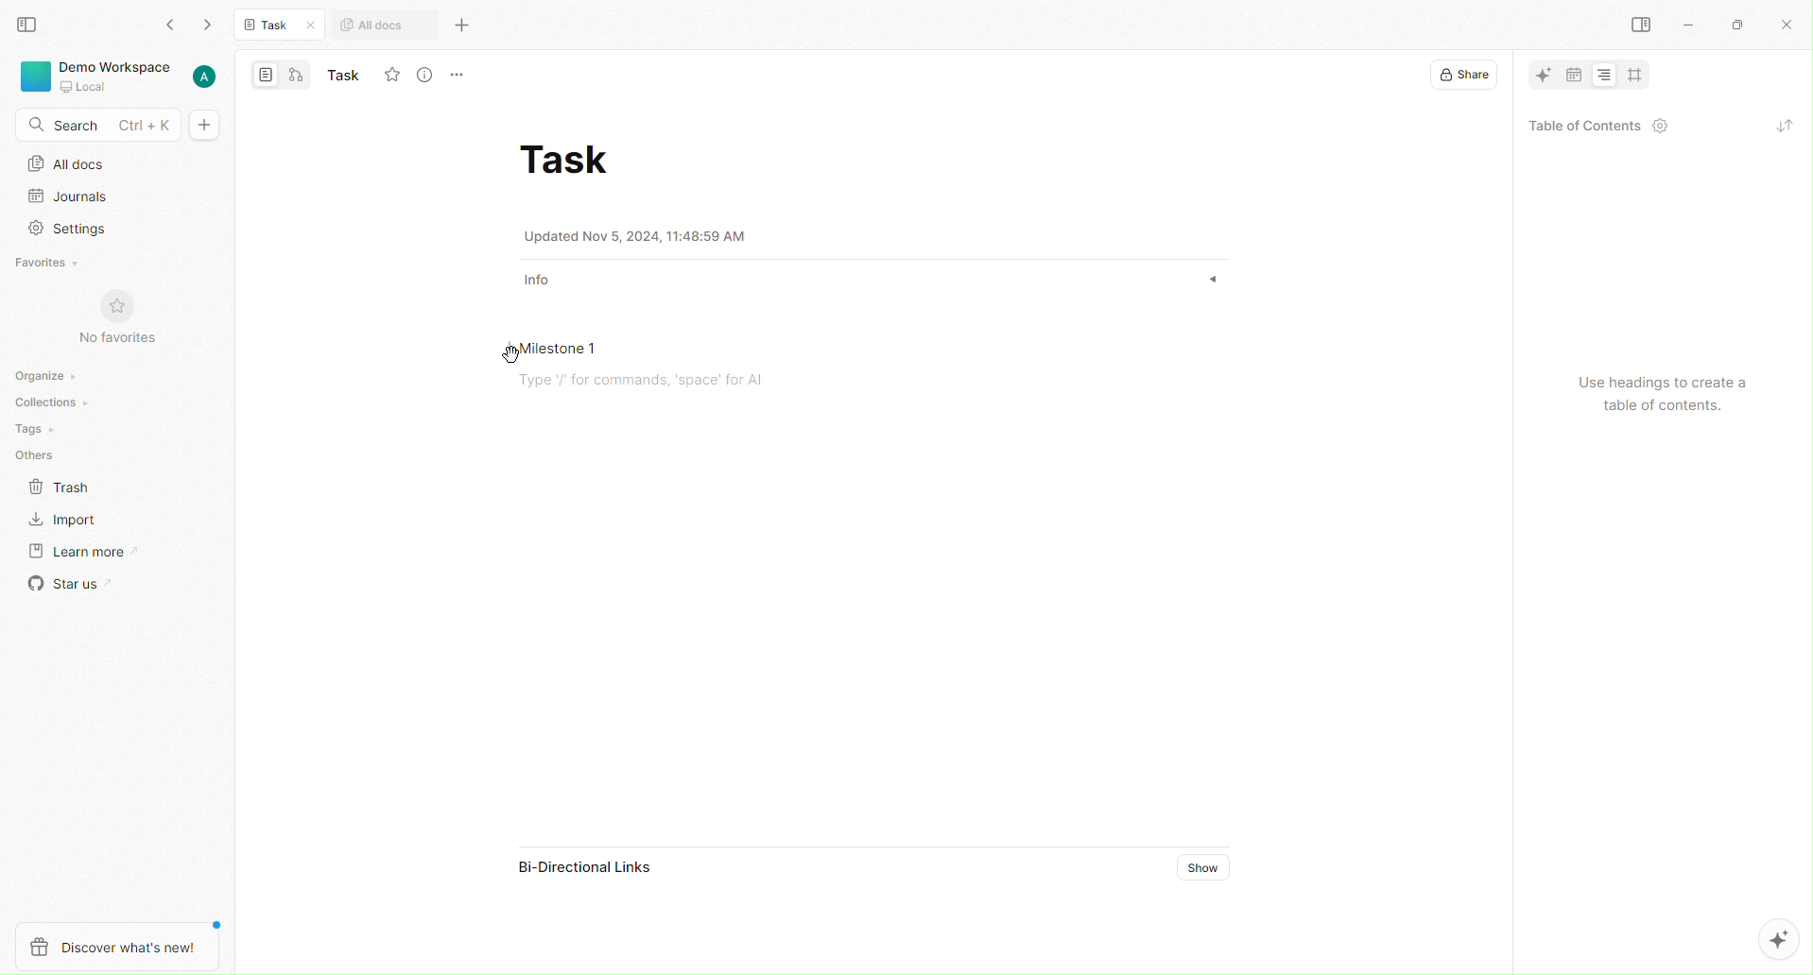 The height and width of the screenshot is (975, 1813). Describe the element at coordinates (465, 26) in the screenshot. I see `More` at that location.